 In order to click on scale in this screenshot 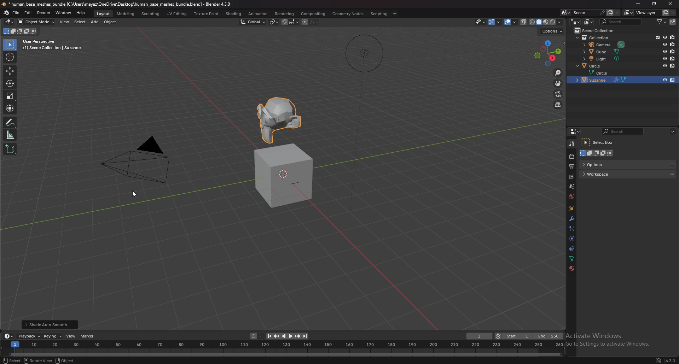, I will do `click(11, 135)`.